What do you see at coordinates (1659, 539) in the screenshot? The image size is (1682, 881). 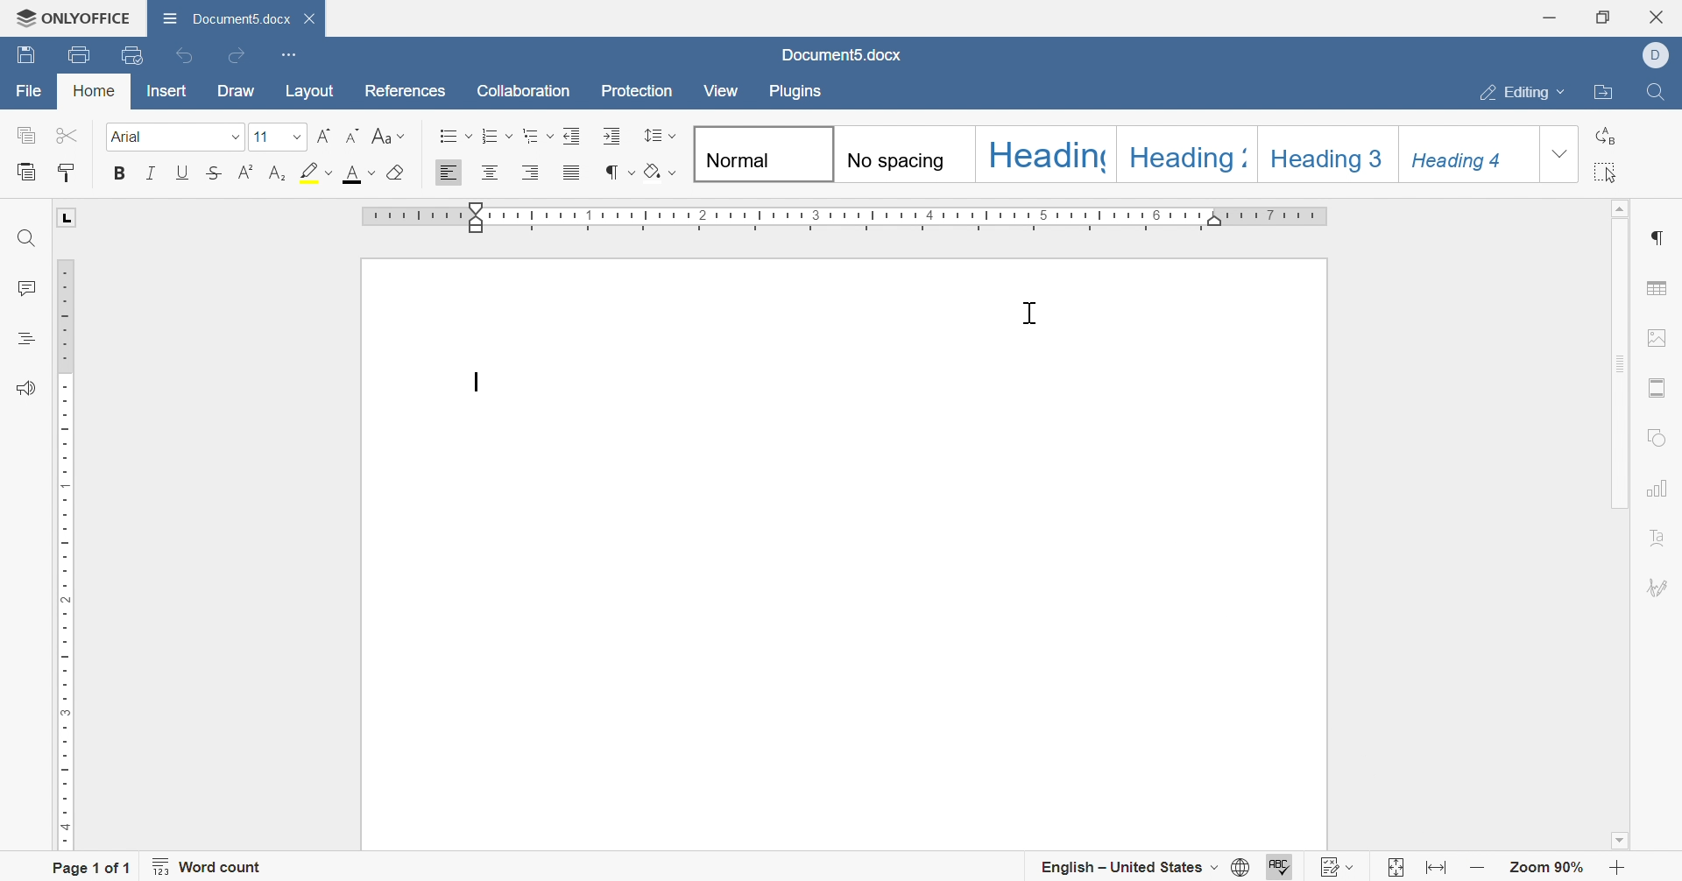 I see `text art settings` at bounding box center [1659, 539].